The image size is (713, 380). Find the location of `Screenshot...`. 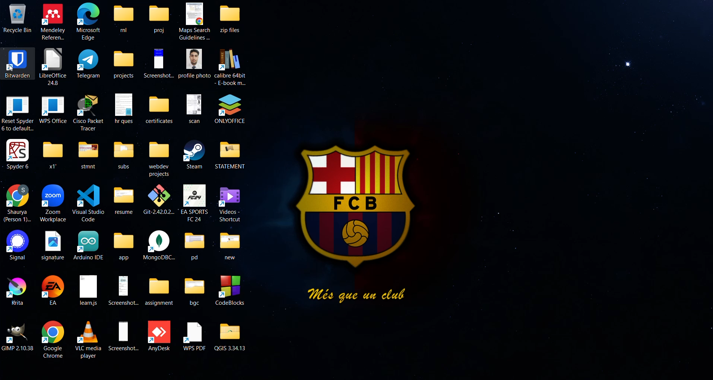

Screenshot... is located at coordinates (124, 336).